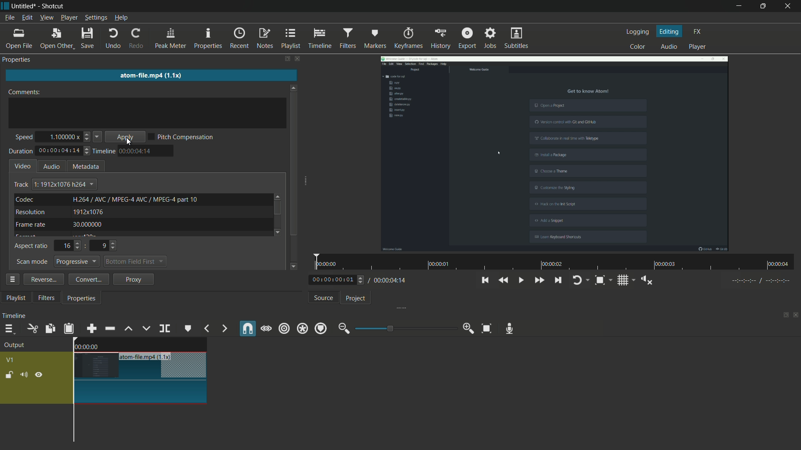  Describe the element at coordinates (277, 208) in the screenshot. I see `scroll bar` at that location.